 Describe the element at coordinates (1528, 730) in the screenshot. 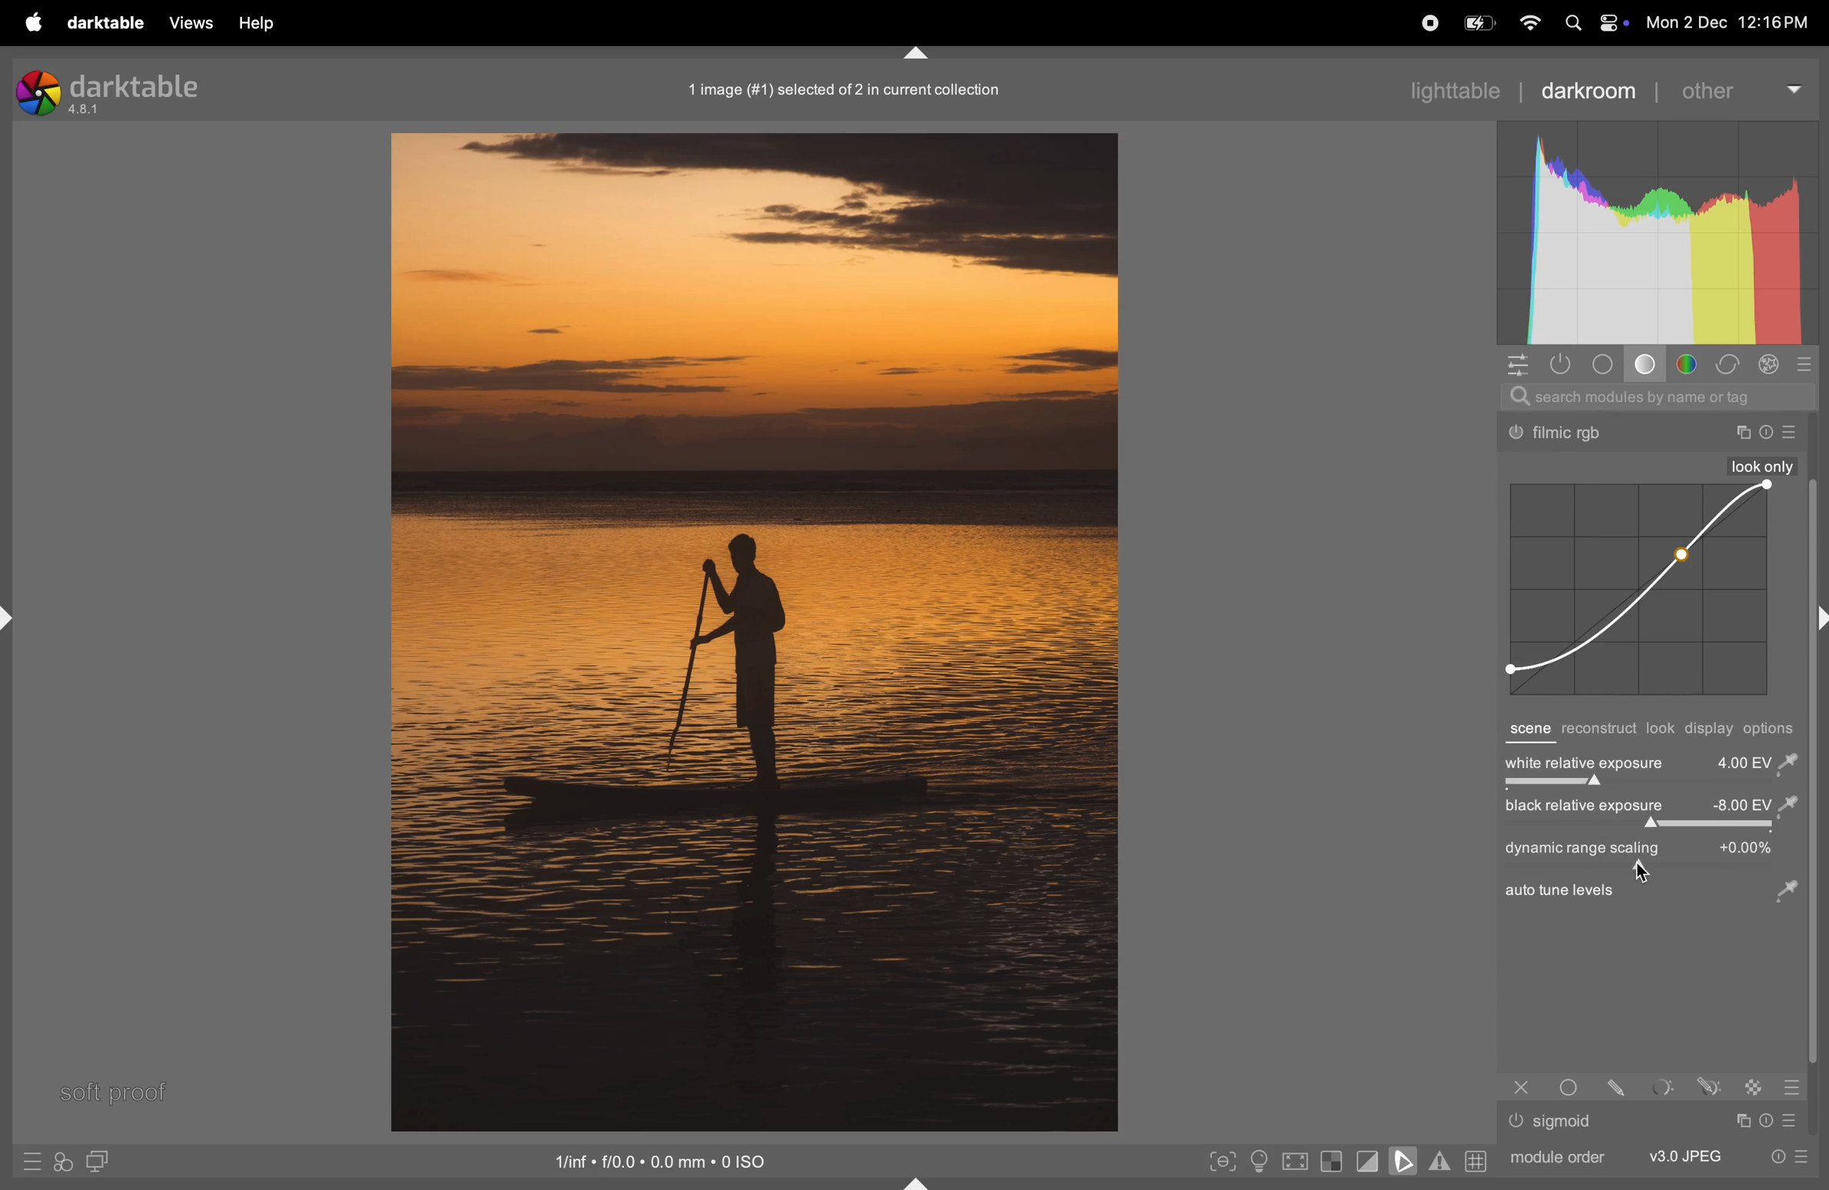

I see `scene` at that location.